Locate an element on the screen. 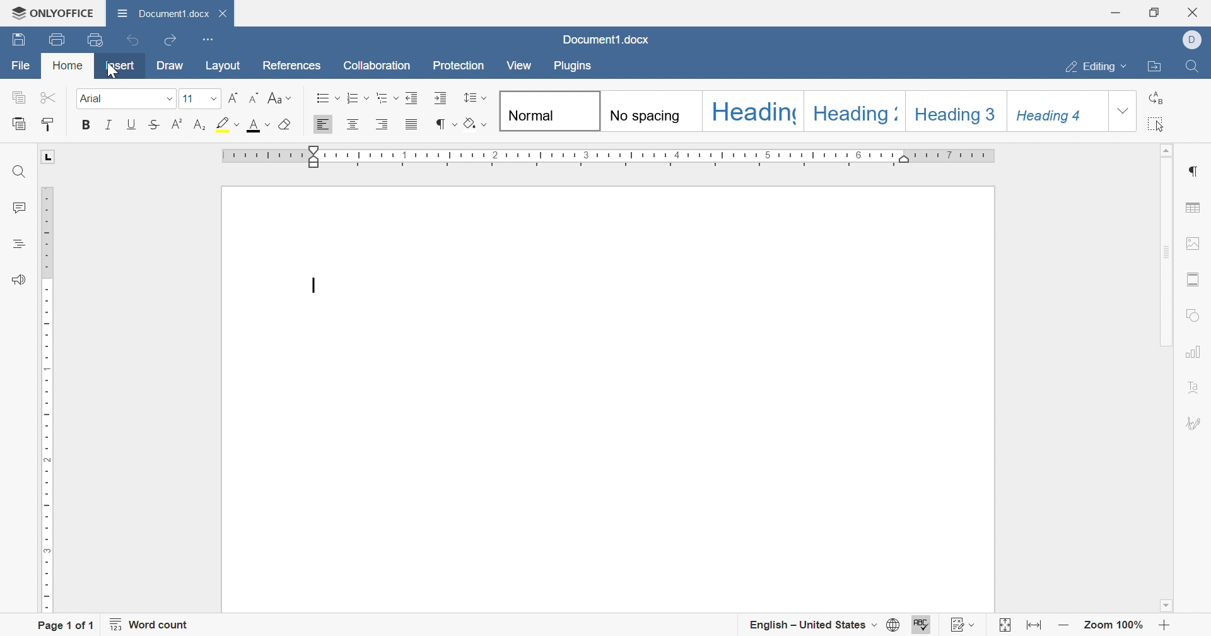 The width and height of the screenshot is (1211, 636). English - United States is located at coordinates (802, 622).